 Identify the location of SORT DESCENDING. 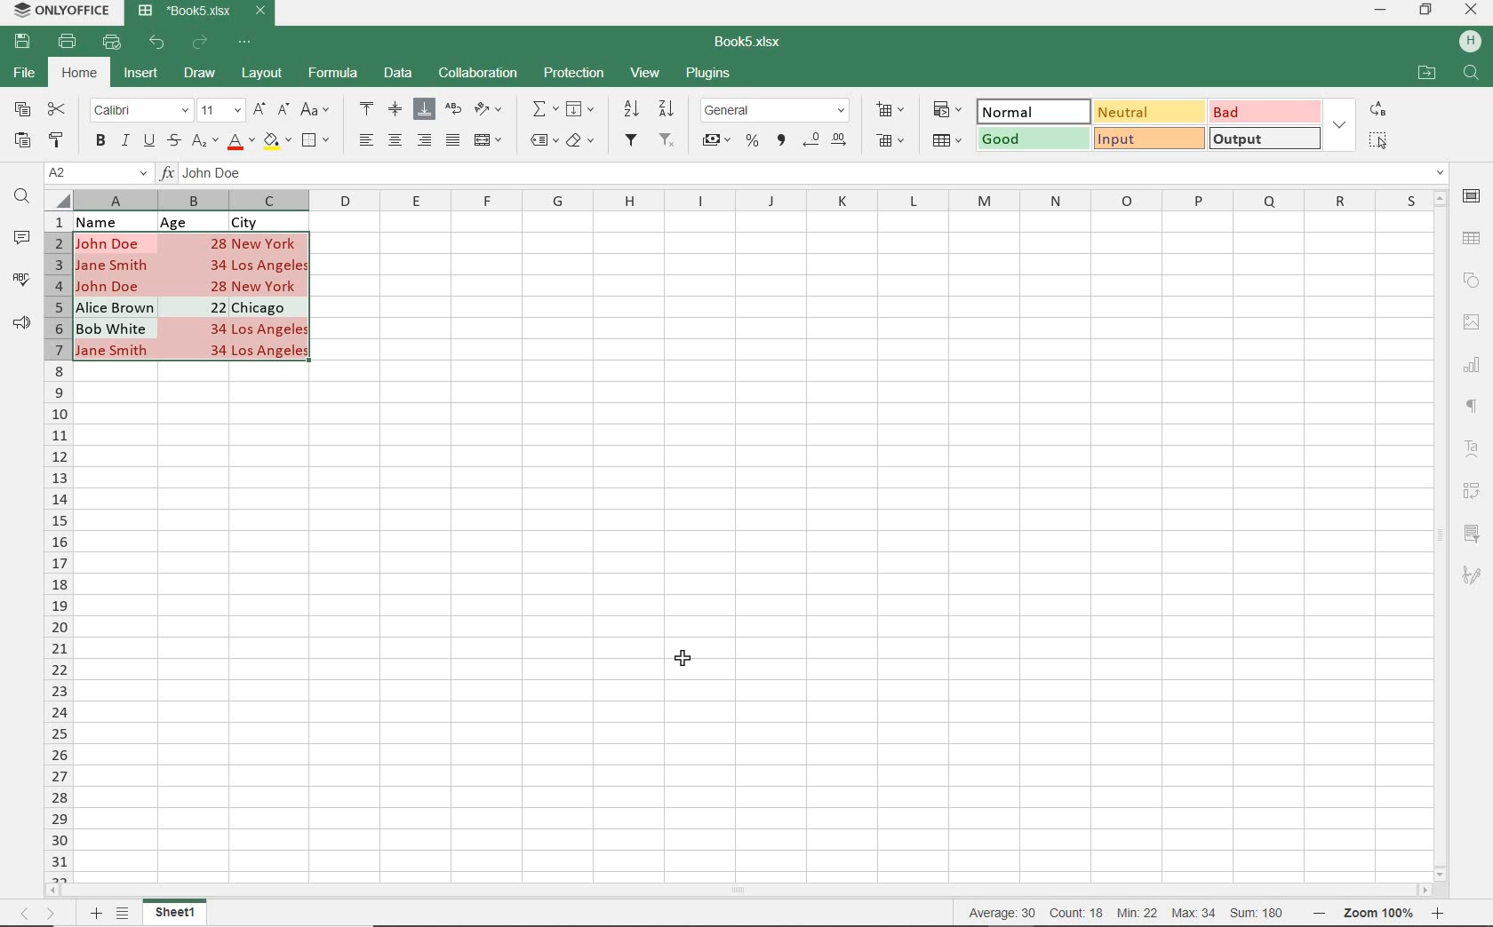
(668, 108).